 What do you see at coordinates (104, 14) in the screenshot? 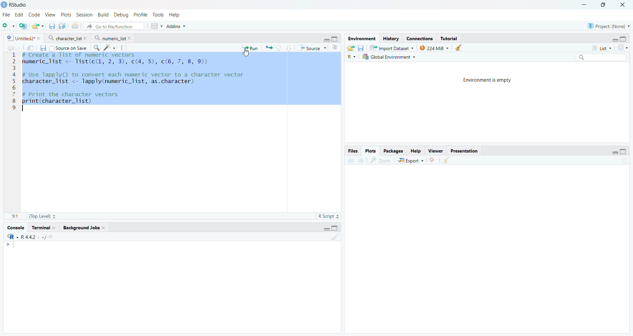
I see `Build` at bounding box center [104, 14].